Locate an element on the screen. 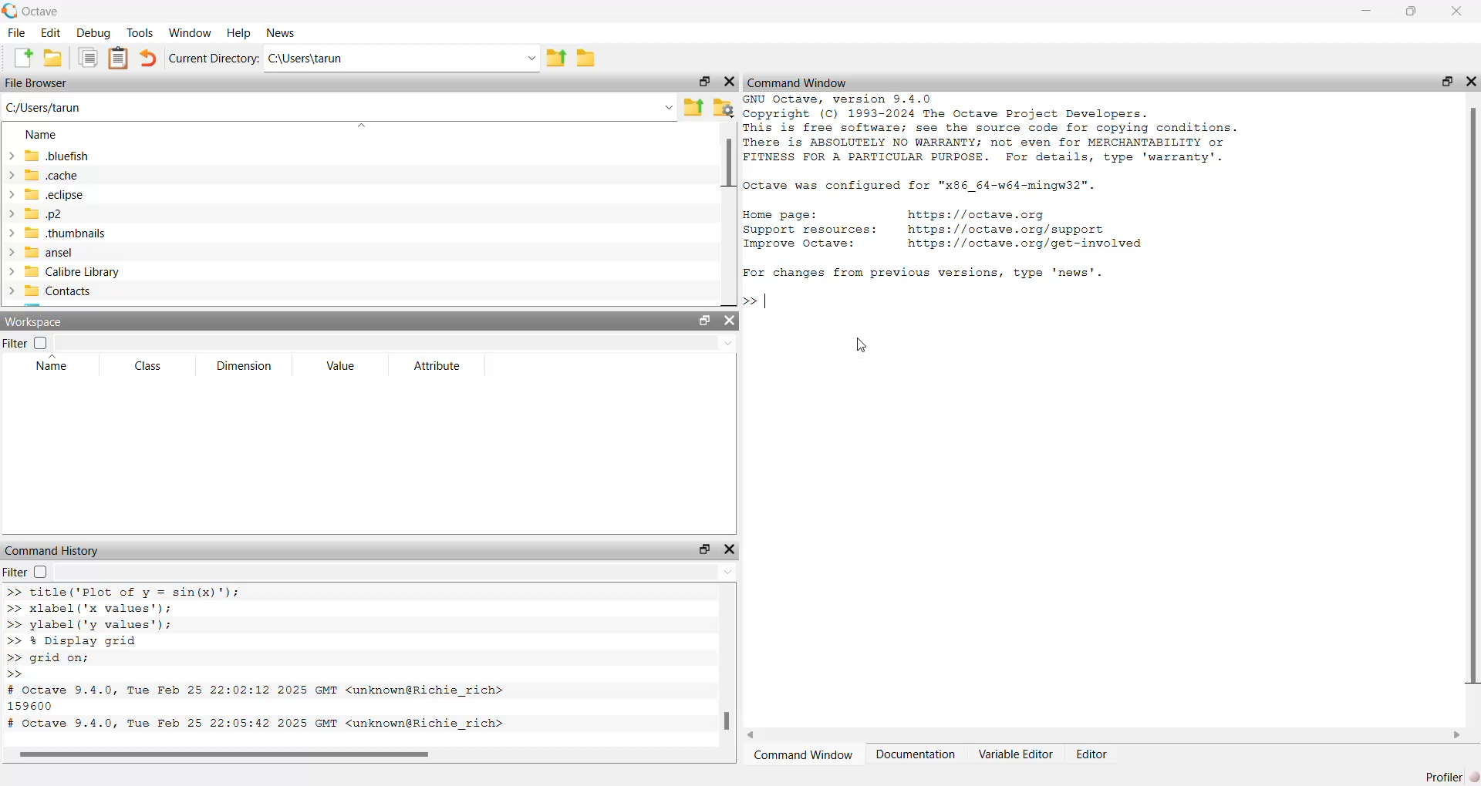 The width and height of the screenshot is (1481, 786). resize is located at coordinates (1447, 82).